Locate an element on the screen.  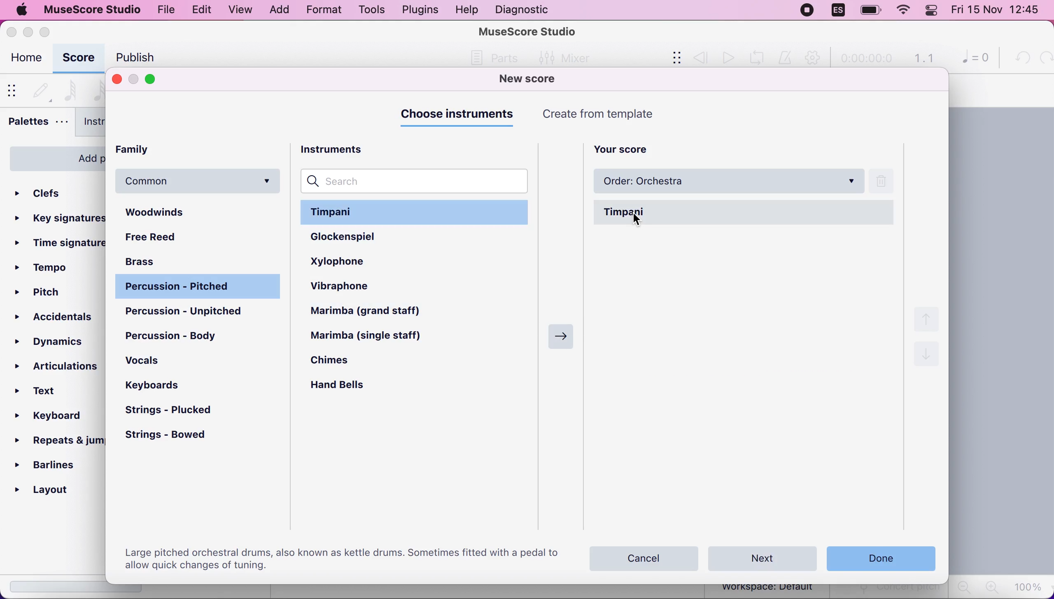
marimba (single staff) is located at coordinates (375, 337).